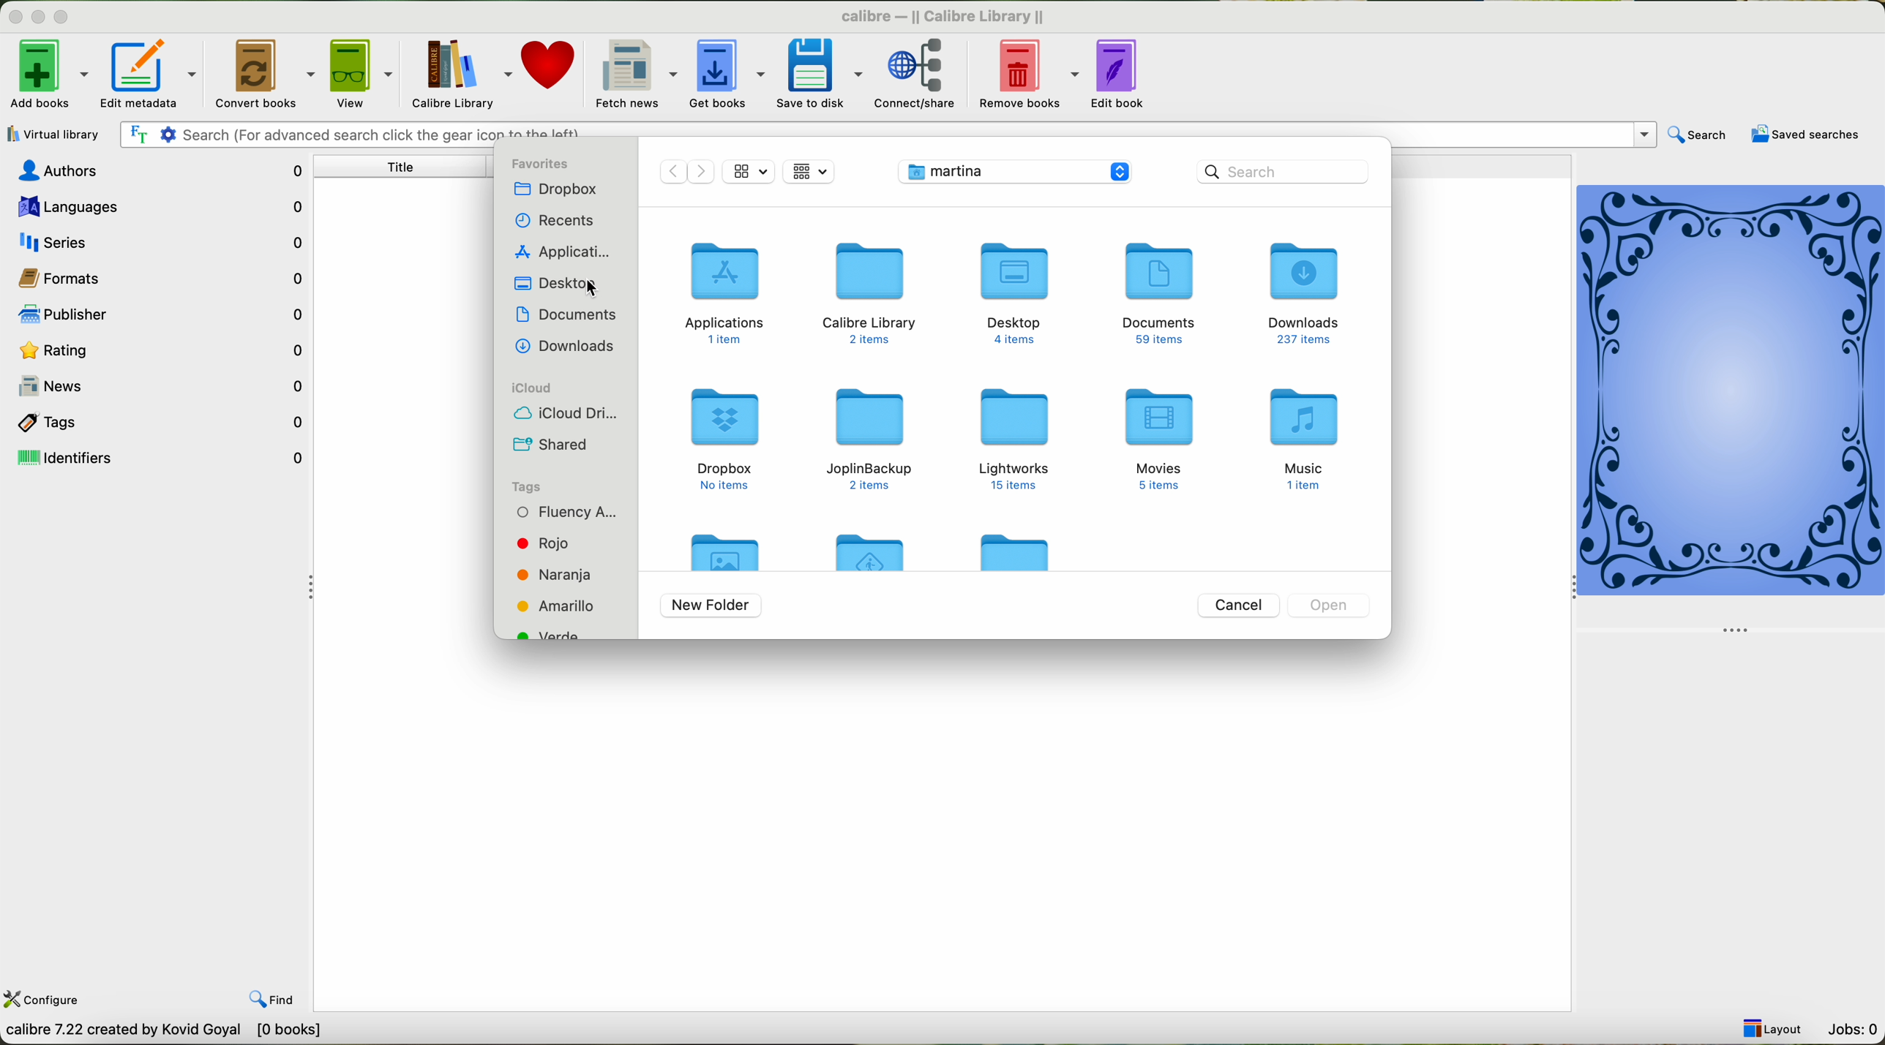  Describe the element at coordinates (555, 217) in the screenshot. I see `recents` at that location.